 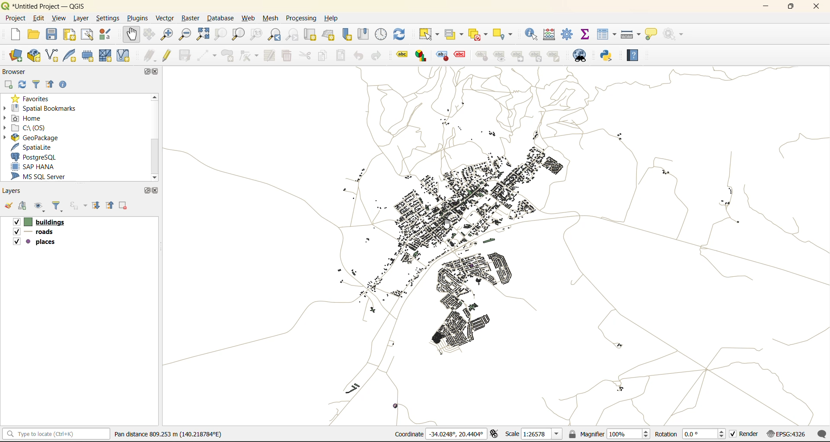 What do you see at coordinates (501, 56) in the screenshot?
I see `Preview` at bounding box center [501, 56].